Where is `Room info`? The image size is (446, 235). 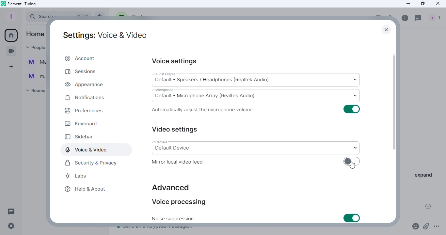 Room info is located at coordinates (404, 19).